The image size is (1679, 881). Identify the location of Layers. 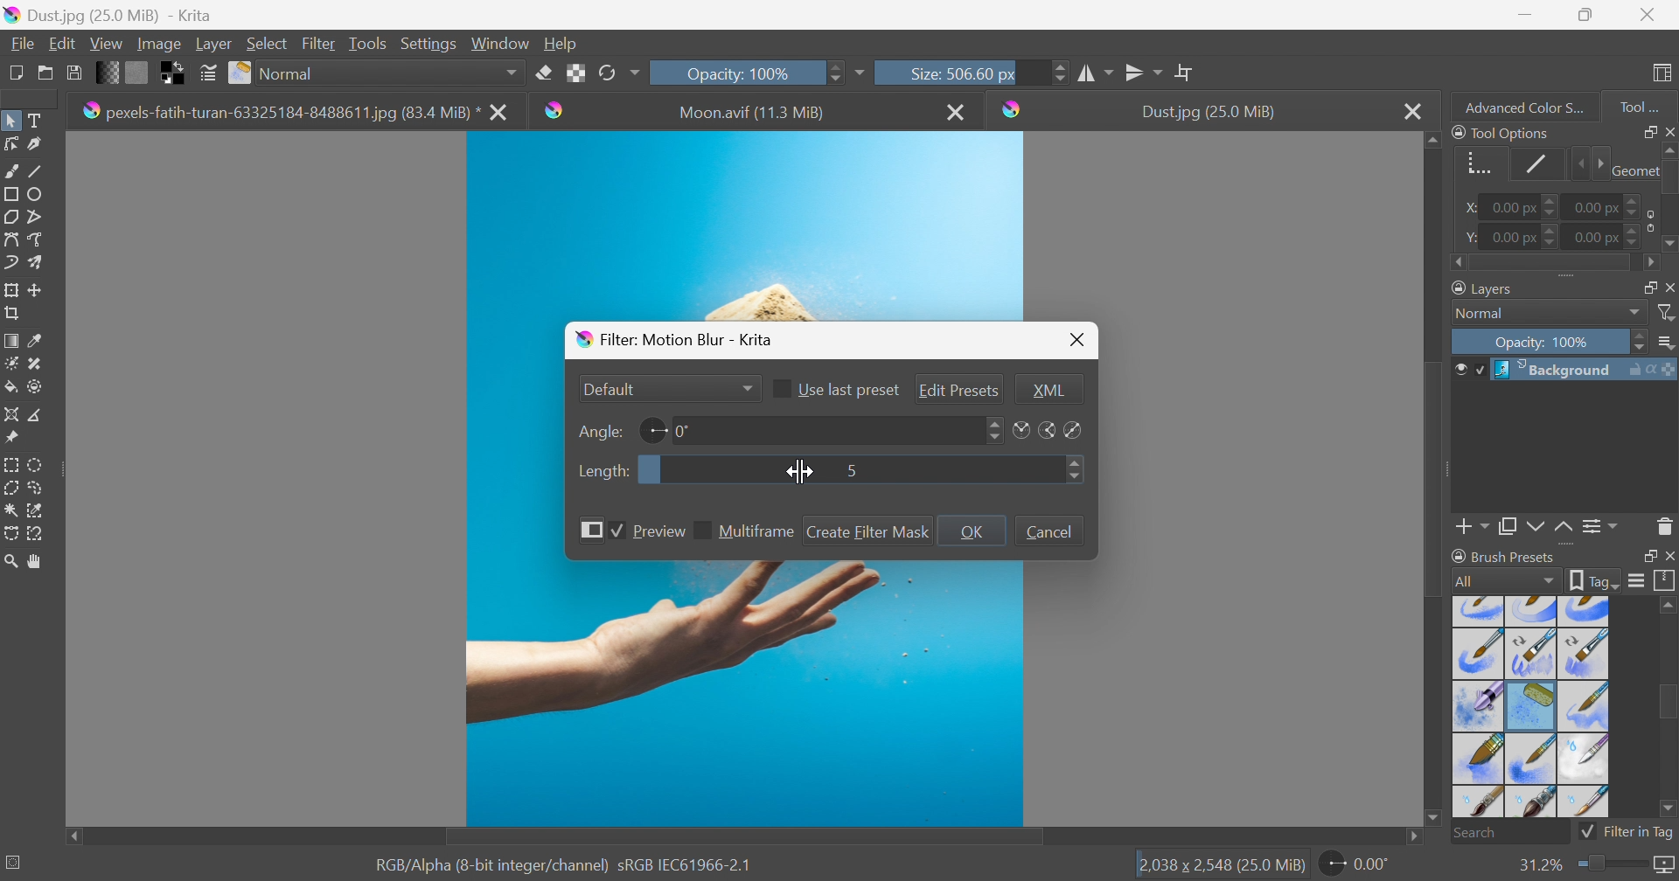
(1643, 285).